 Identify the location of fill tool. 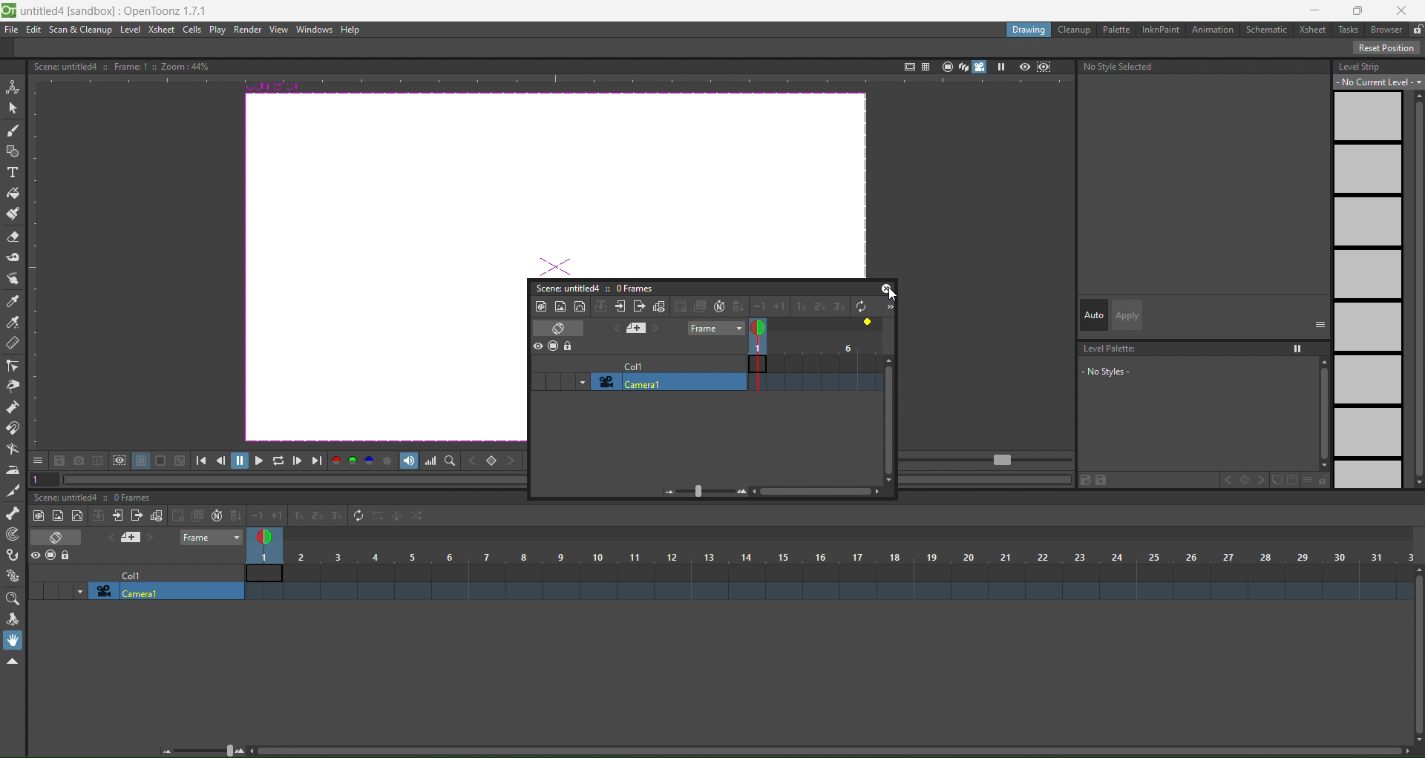
(12, 194).